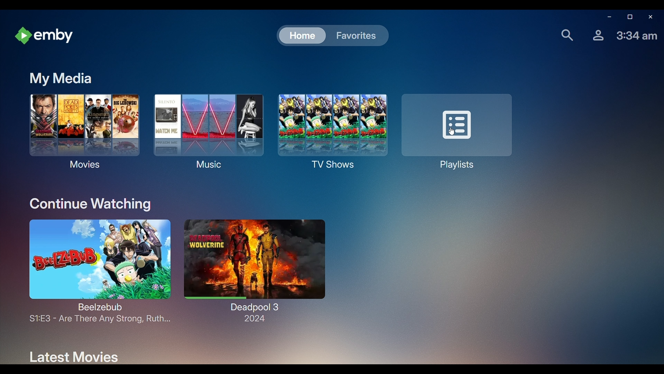 Image resolution: width=664 pixels, height=374 pixels. Describe the element at coordinates (565, 34) in the screenshot. I see `Find` at that location.